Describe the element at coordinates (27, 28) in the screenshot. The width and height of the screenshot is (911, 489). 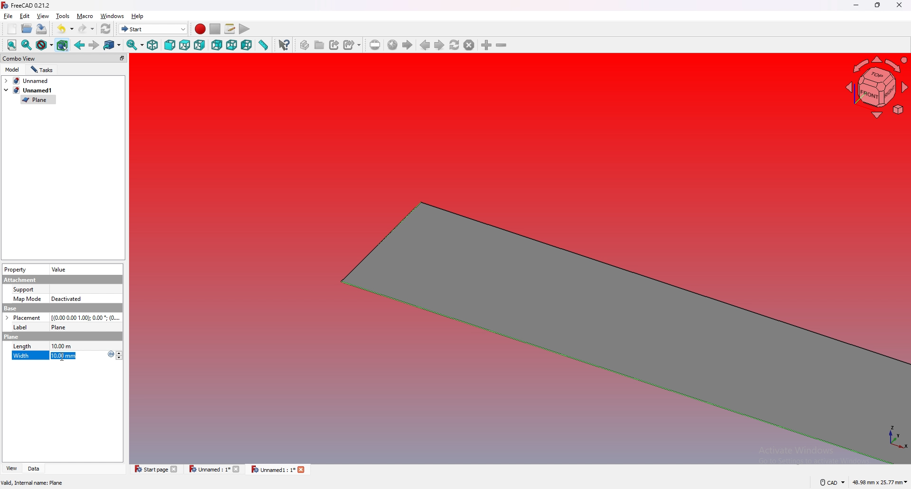
I see `open` at that location.